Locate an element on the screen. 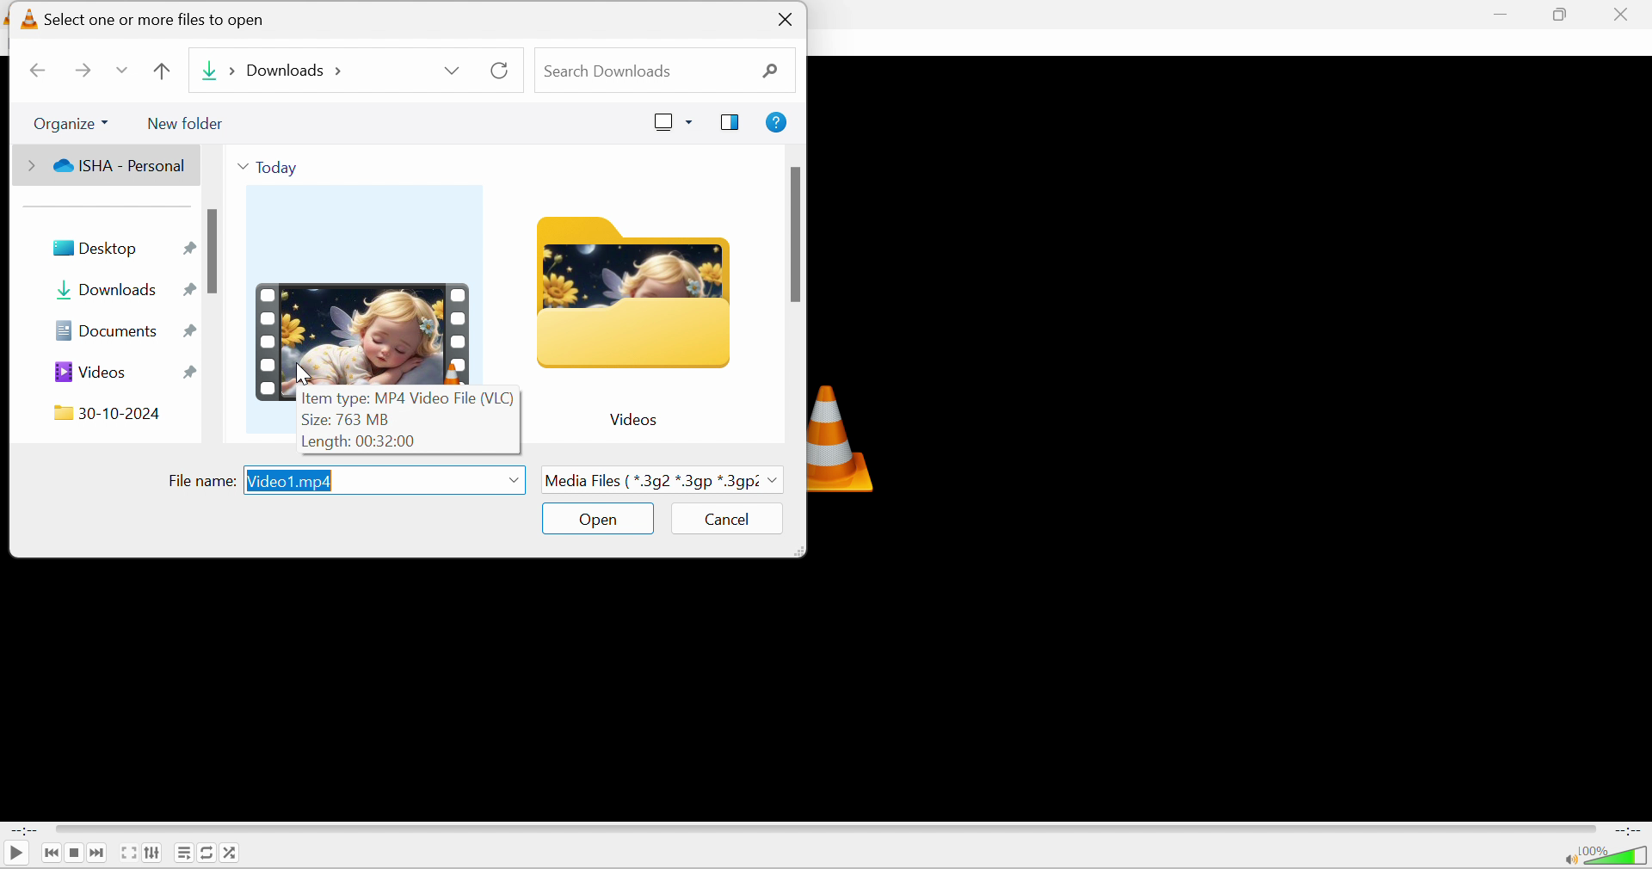 Image resolution: width=1652 pixels, height=869 pixels. Size: 763 MB is located at coordinates (344, 419).